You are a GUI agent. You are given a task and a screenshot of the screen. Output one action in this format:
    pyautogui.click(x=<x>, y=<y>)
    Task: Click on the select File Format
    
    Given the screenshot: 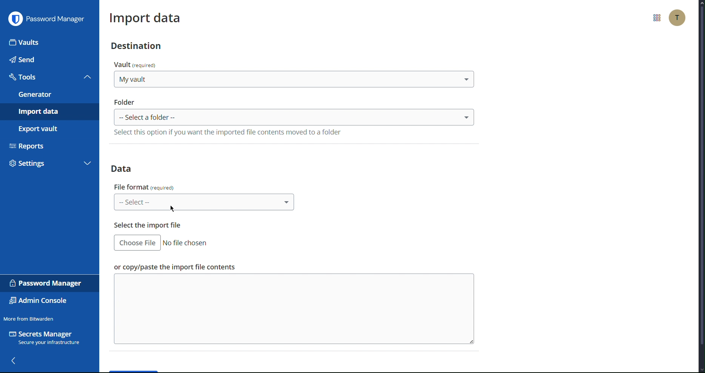 What is the action you would take?
    pyautogui.click(x=205, y=202)
    